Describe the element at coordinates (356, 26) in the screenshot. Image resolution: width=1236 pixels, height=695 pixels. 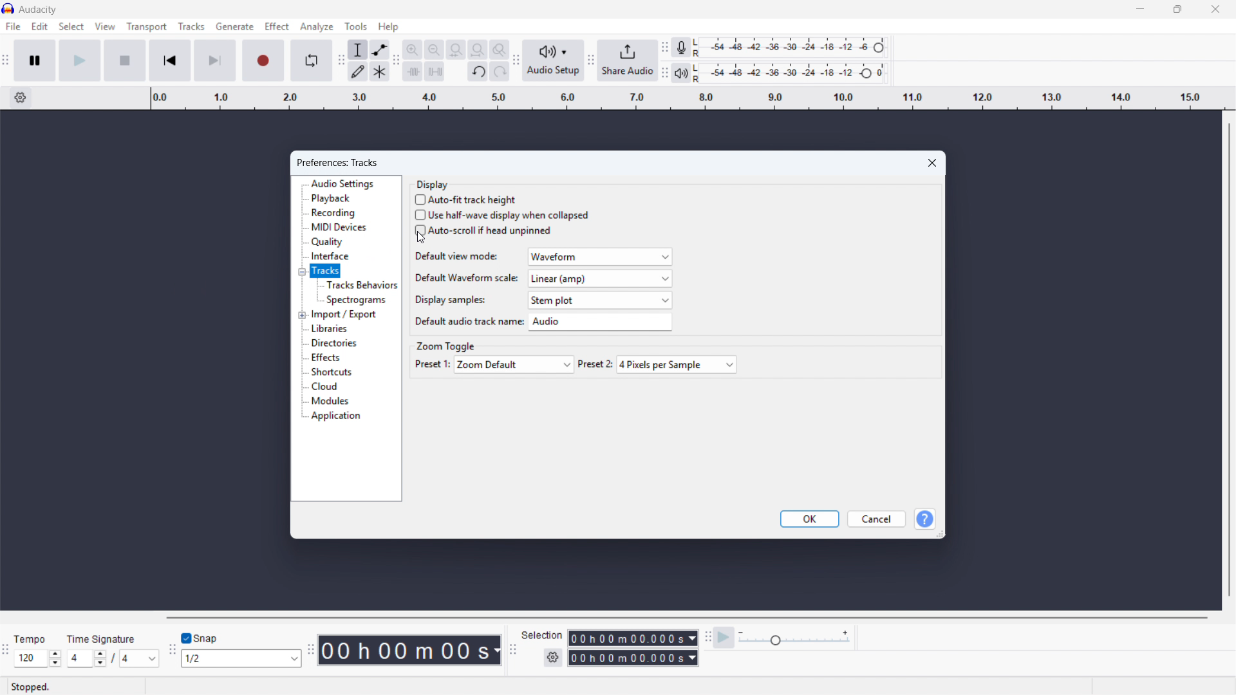
I see `tools` at that location.